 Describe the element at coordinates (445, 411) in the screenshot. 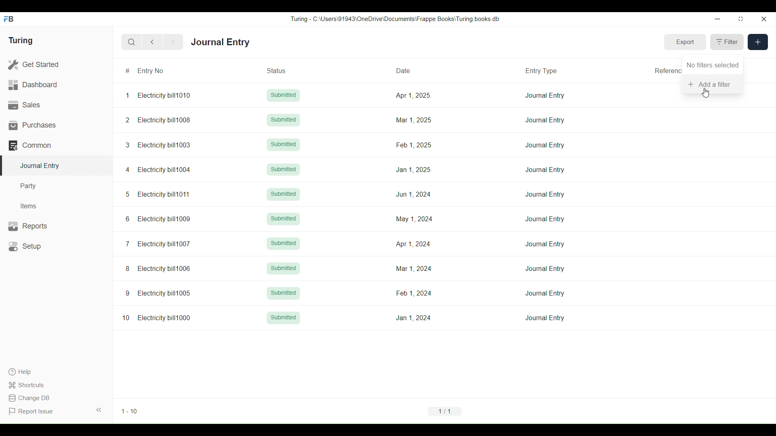

I see `1/1` at that location.